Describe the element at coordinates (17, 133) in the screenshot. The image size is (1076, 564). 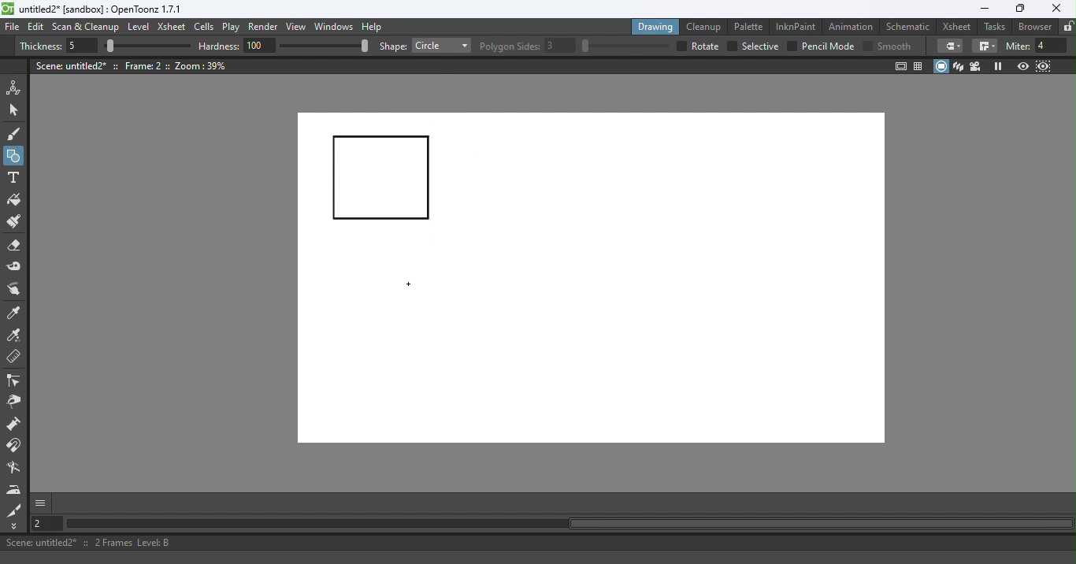
I see `Brush tool` at that location.